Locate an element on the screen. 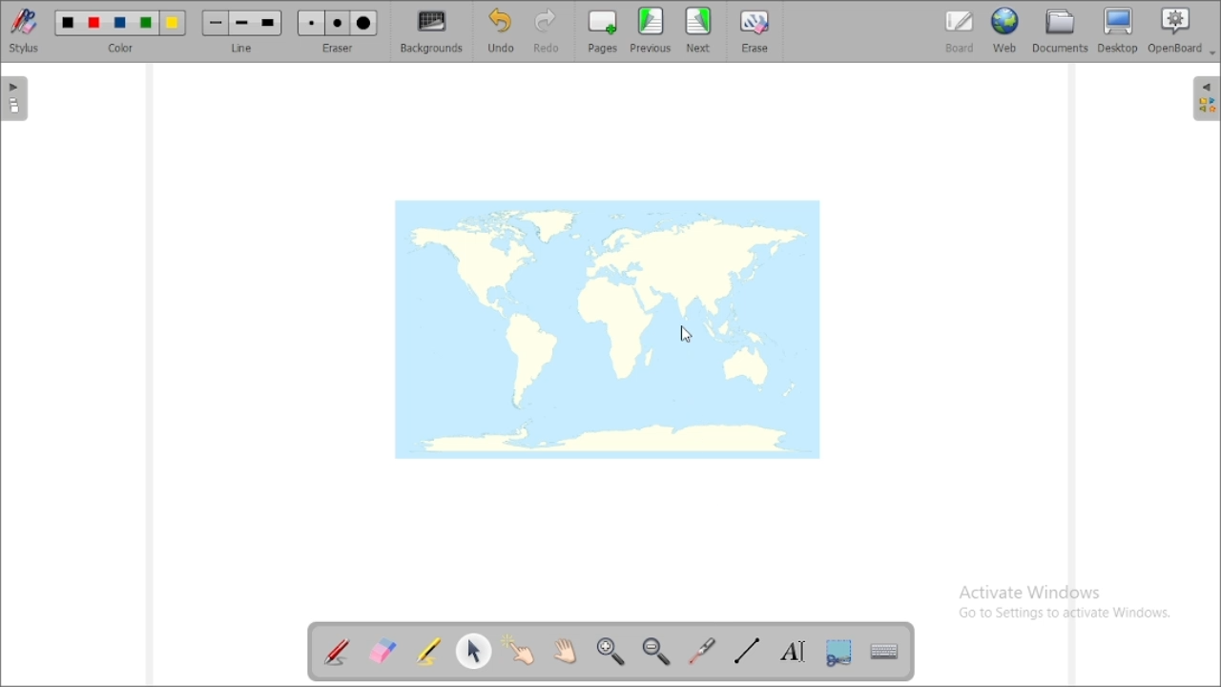 The width and height of the screenshot is (1221, 687). annotate document is located at coordinates (338, 654).